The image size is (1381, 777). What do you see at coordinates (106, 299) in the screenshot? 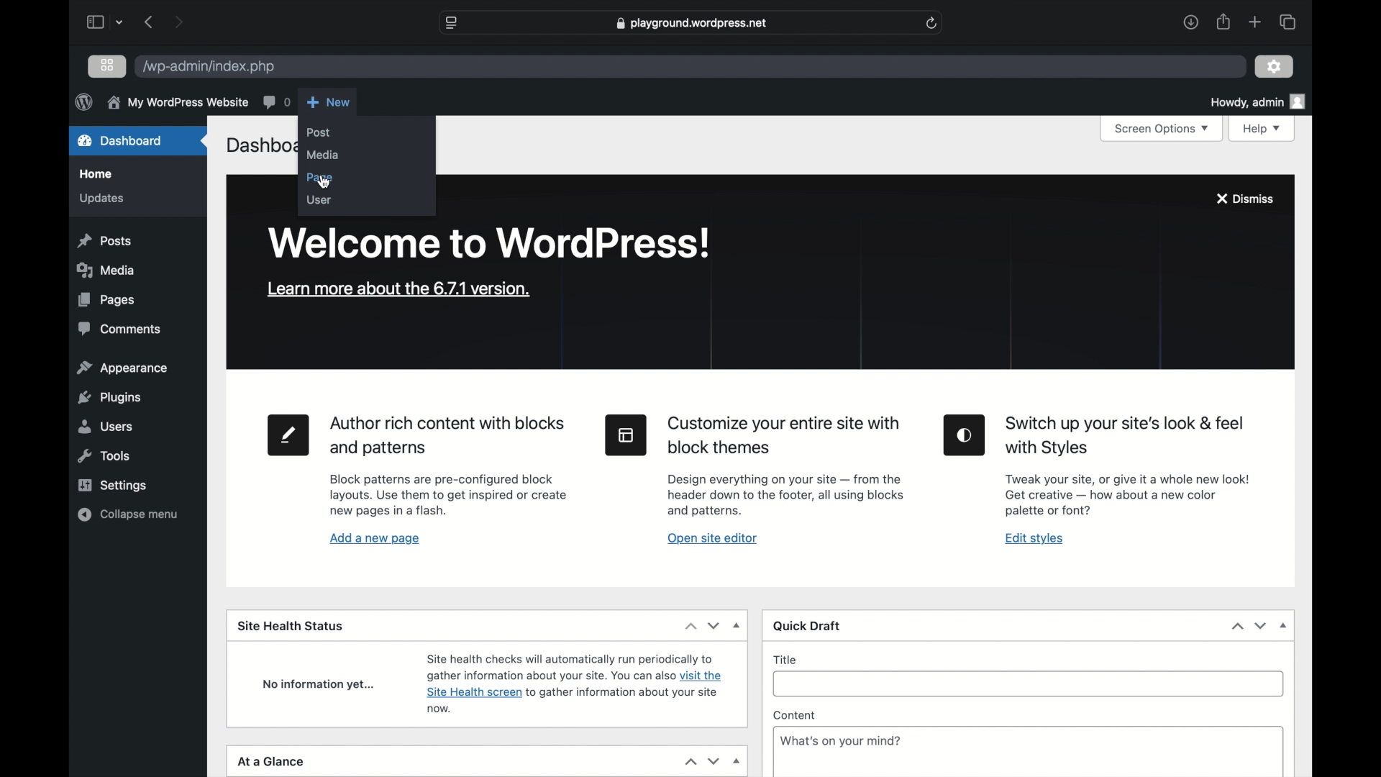
I see `pages` at bounding box center [106, 299].